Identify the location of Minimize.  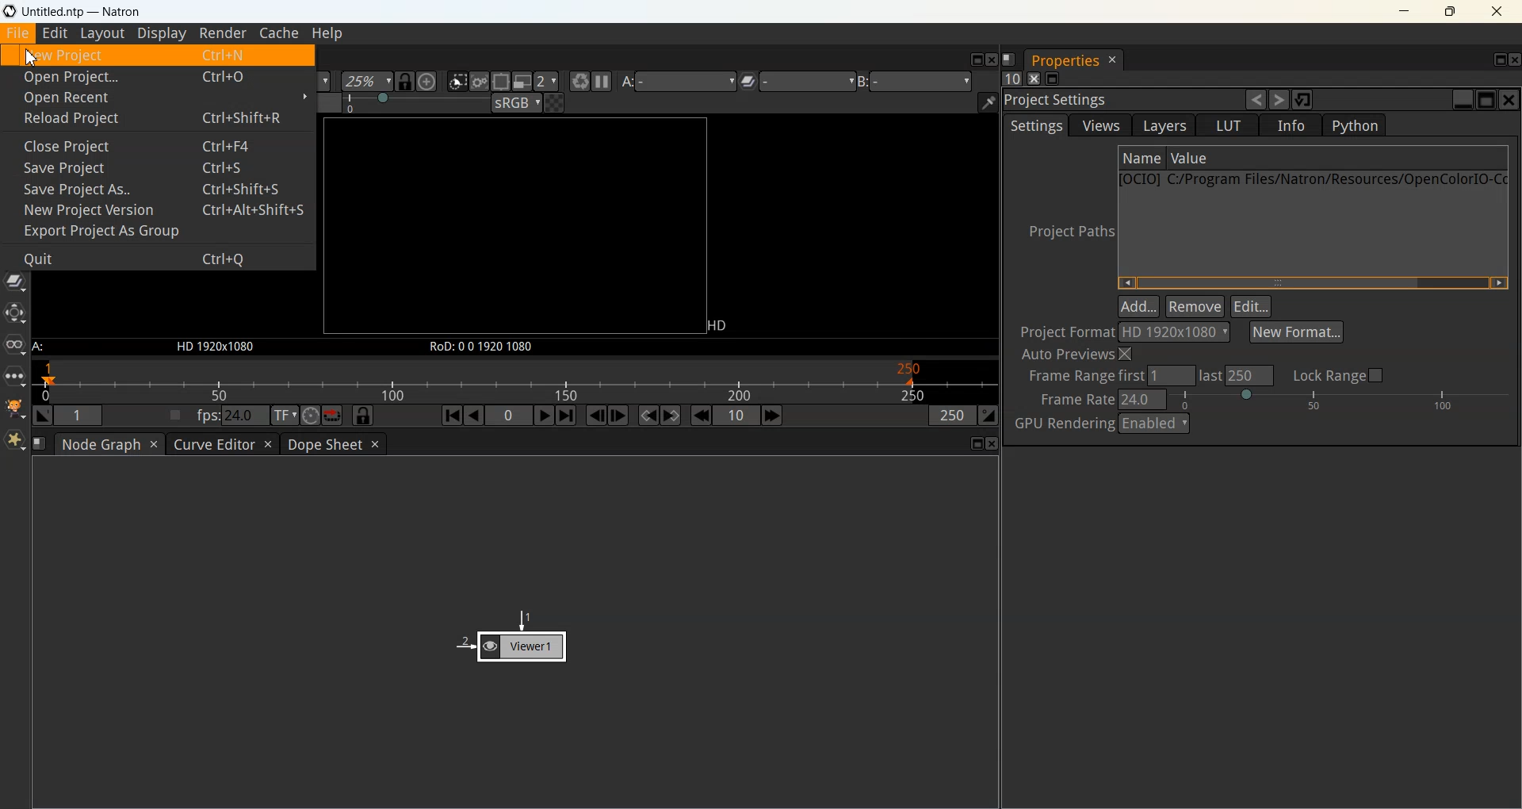
(1464, 100).